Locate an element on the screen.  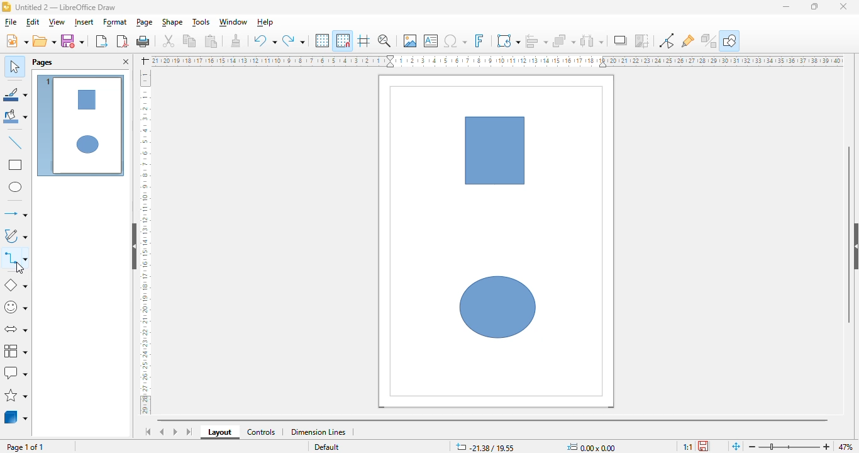
zoom out is located at coordinates (753, 447).